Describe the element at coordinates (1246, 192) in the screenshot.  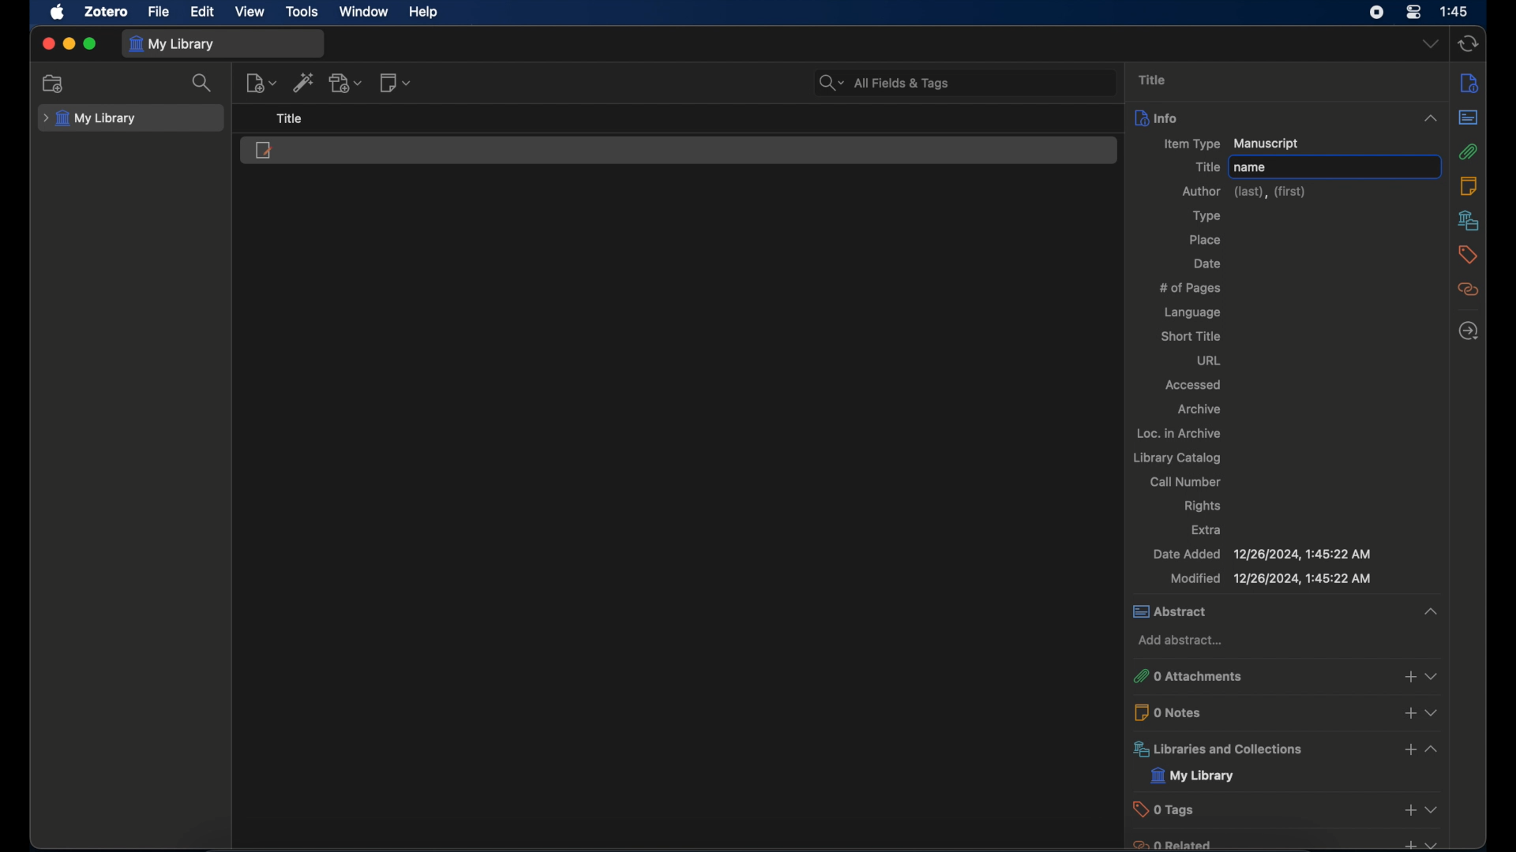
I see `author (last), (first)` at that location.